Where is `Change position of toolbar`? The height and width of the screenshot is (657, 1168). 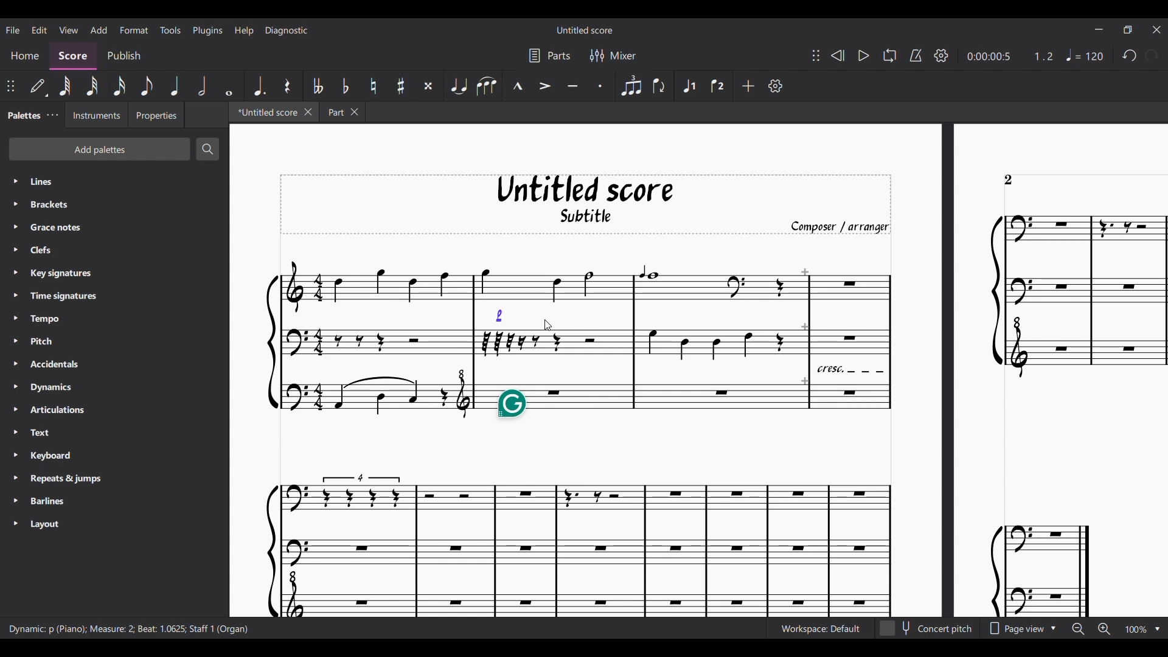 Change position of toolbar is located at coordinates (816, 55).